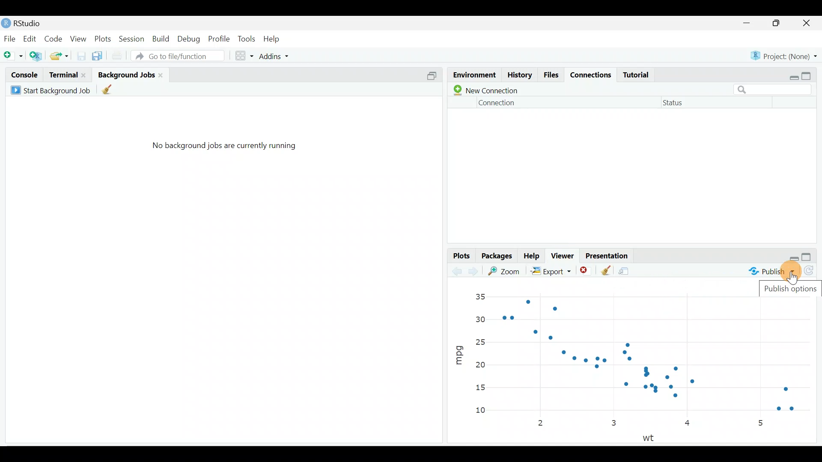  I want to click on 35, so click(480, 296).